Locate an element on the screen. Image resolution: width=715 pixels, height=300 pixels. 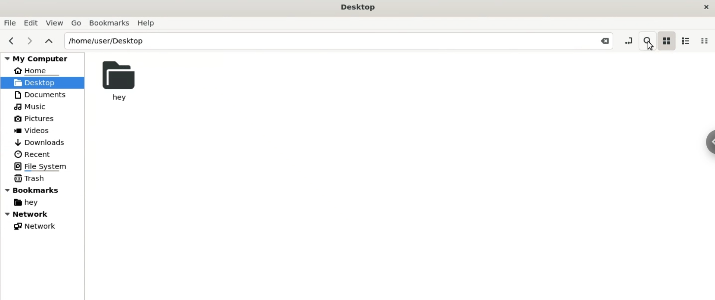
Desktop is located at coordinates (355, 7).